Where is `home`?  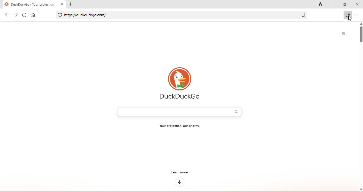
home is located at coordinates (32, 16).